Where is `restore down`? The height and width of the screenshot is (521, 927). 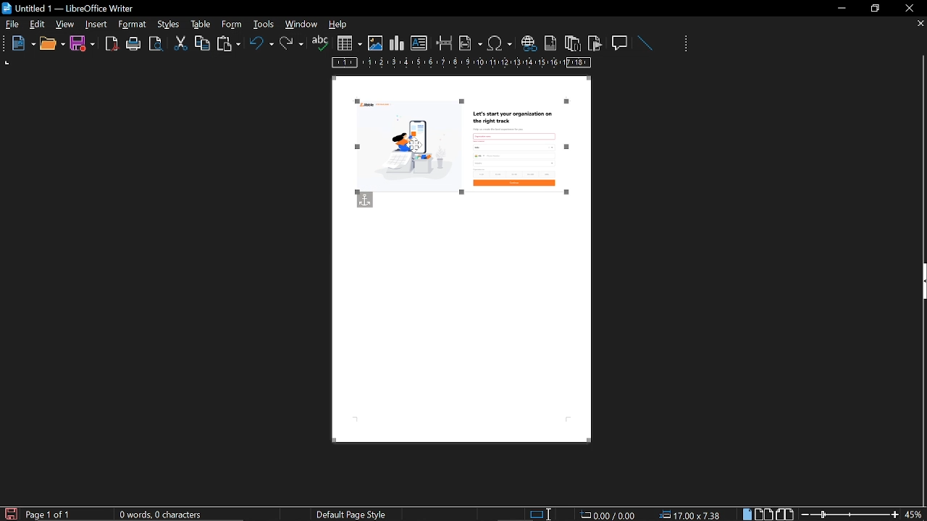
restore down is located at coordinates (877, 8).